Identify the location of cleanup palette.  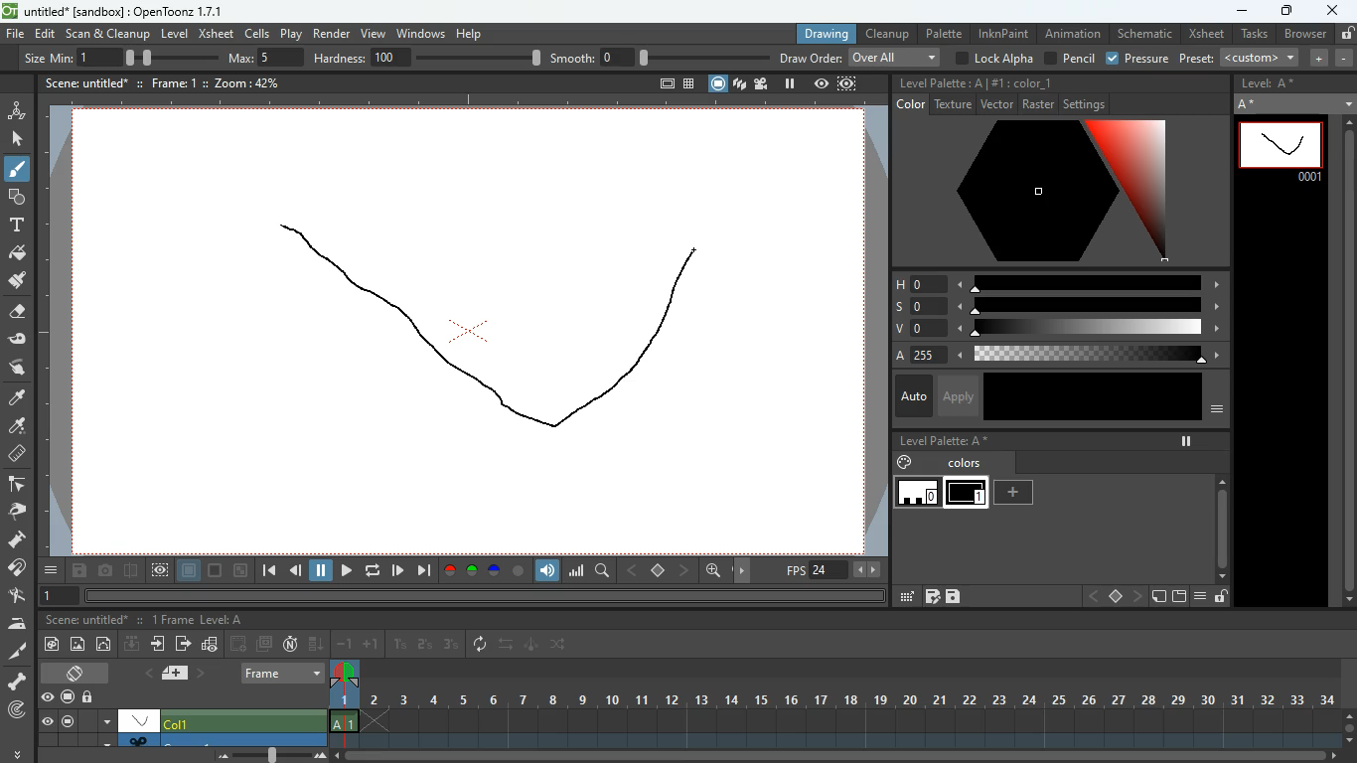
(941, 83).